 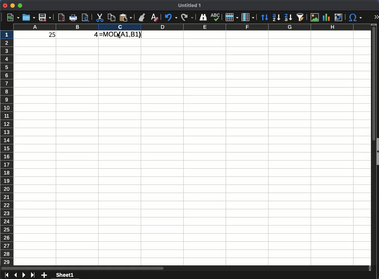 What do you see at coordinates (187, 18) in the screenshot?
I see `redo` at bounding box center [187, 18].